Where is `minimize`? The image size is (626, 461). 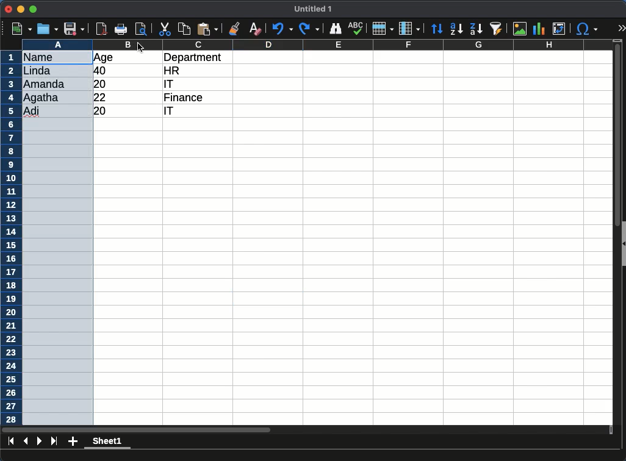 minimize is located at coordinates (21, 9).